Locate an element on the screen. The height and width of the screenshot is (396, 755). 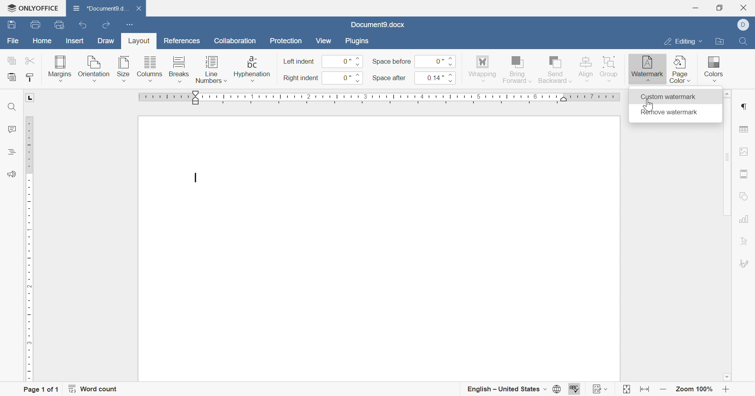
undo is located at coordinates (85, 26).